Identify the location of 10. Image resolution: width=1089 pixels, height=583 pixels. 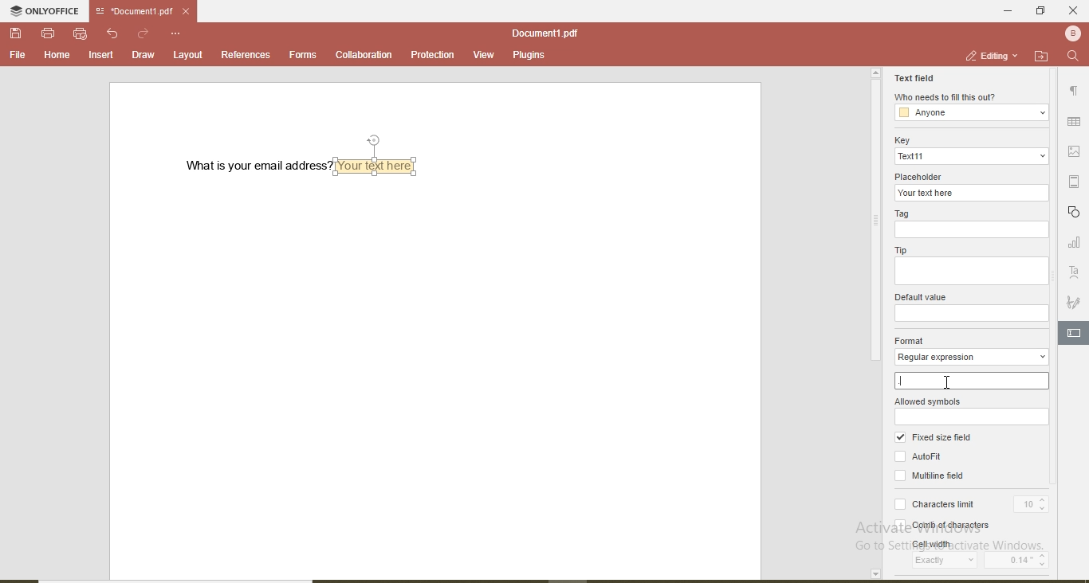
(1032, 502).